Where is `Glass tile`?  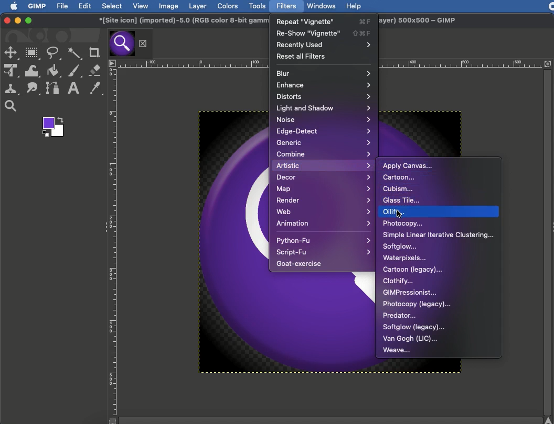
Glass tile is located at coordinates (403, 200).